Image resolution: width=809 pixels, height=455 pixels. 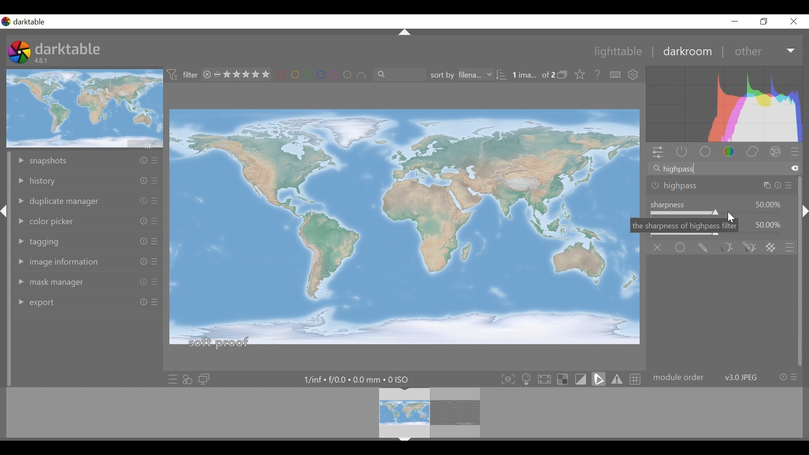 I want to click on restore, so click(x=765, y=21).